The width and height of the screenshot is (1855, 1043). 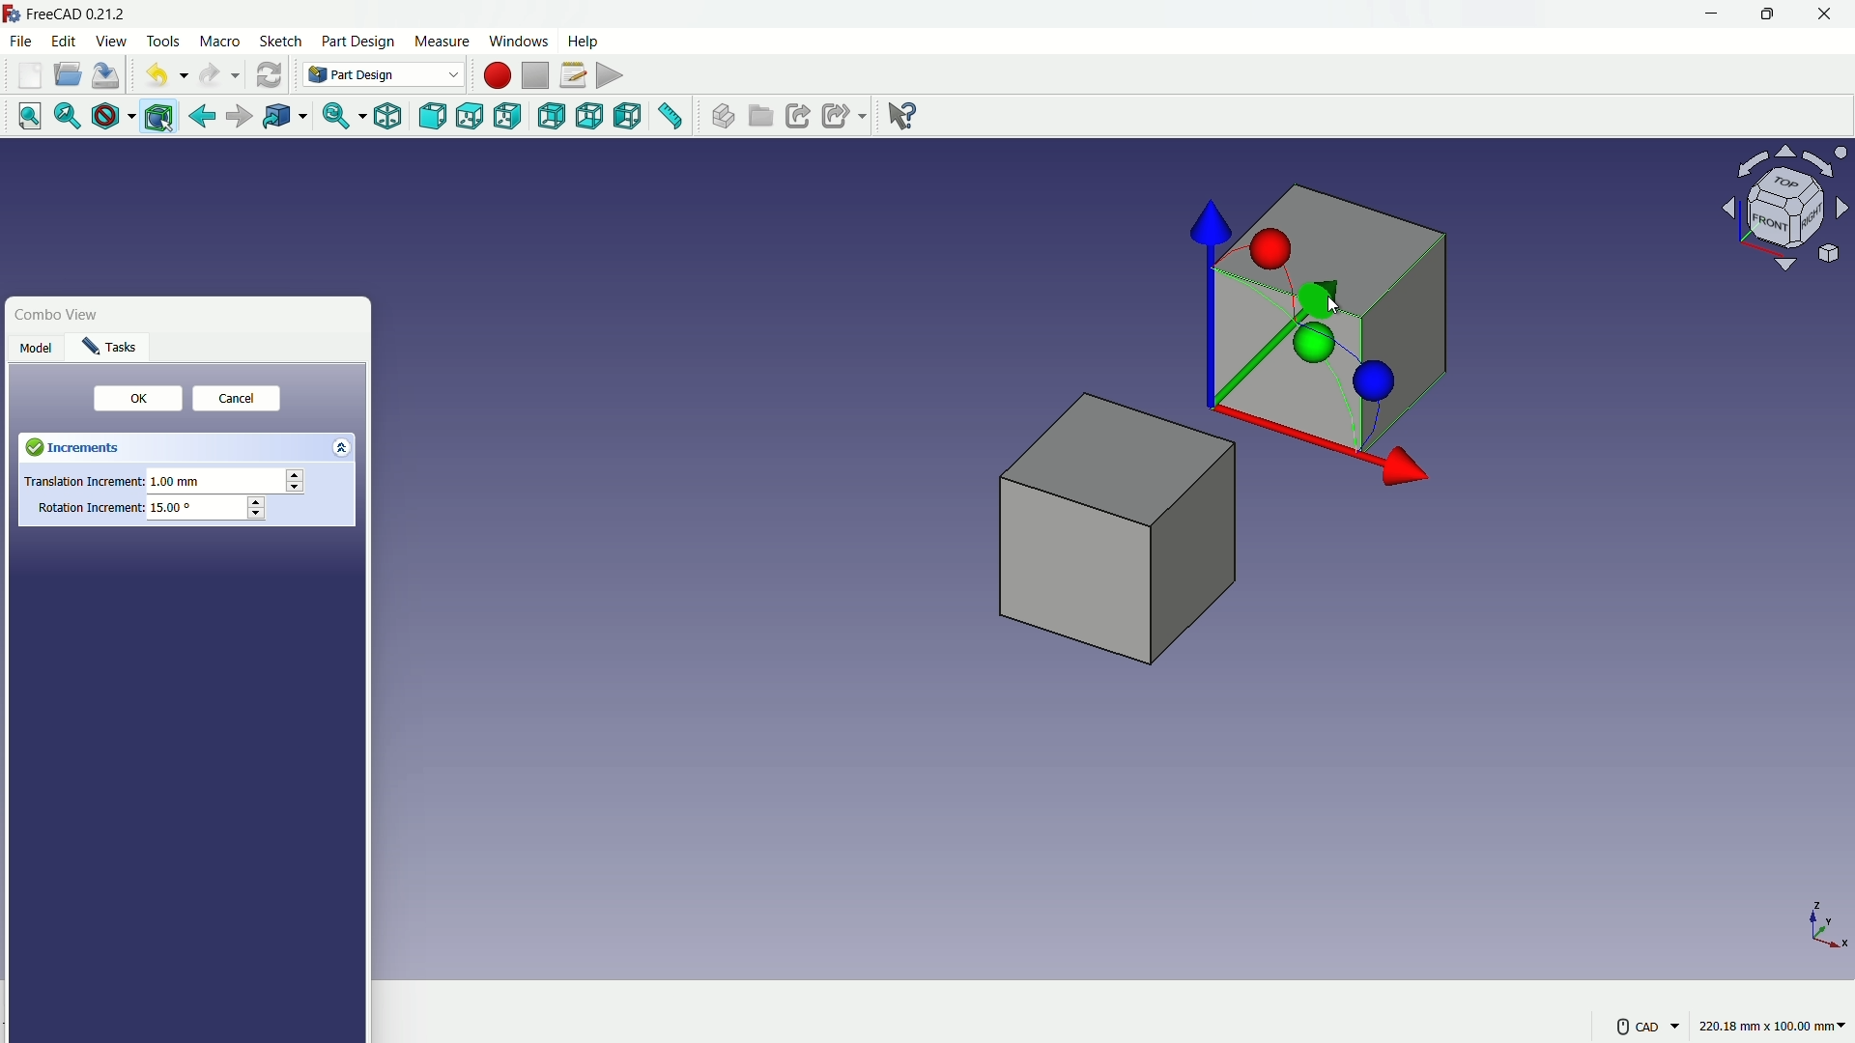 What do you see at coordinates (63, 117) in the screenshot?
I see `fit selection` at bounding box center [63, 117].